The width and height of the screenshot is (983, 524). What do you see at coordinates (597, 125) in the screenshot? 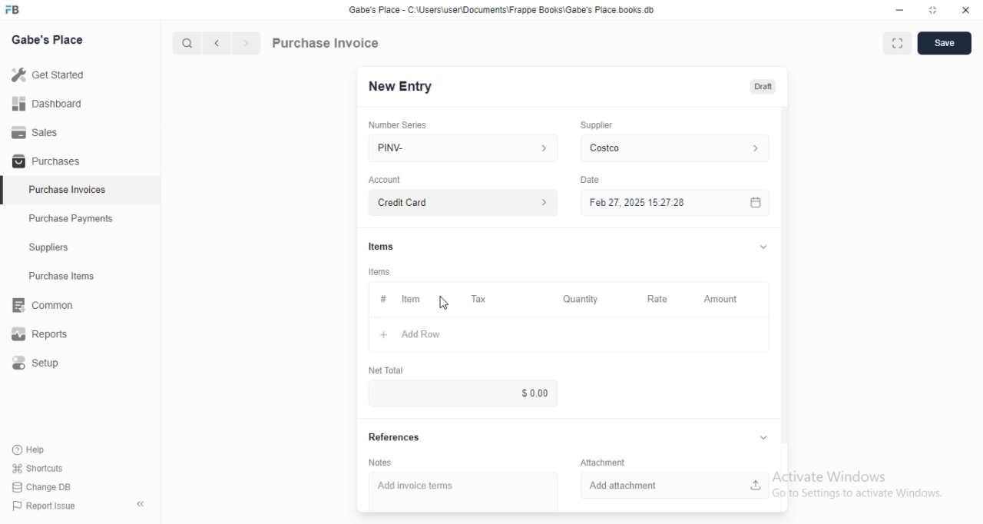
I see `Supplier` at bounding box center [597, 125].